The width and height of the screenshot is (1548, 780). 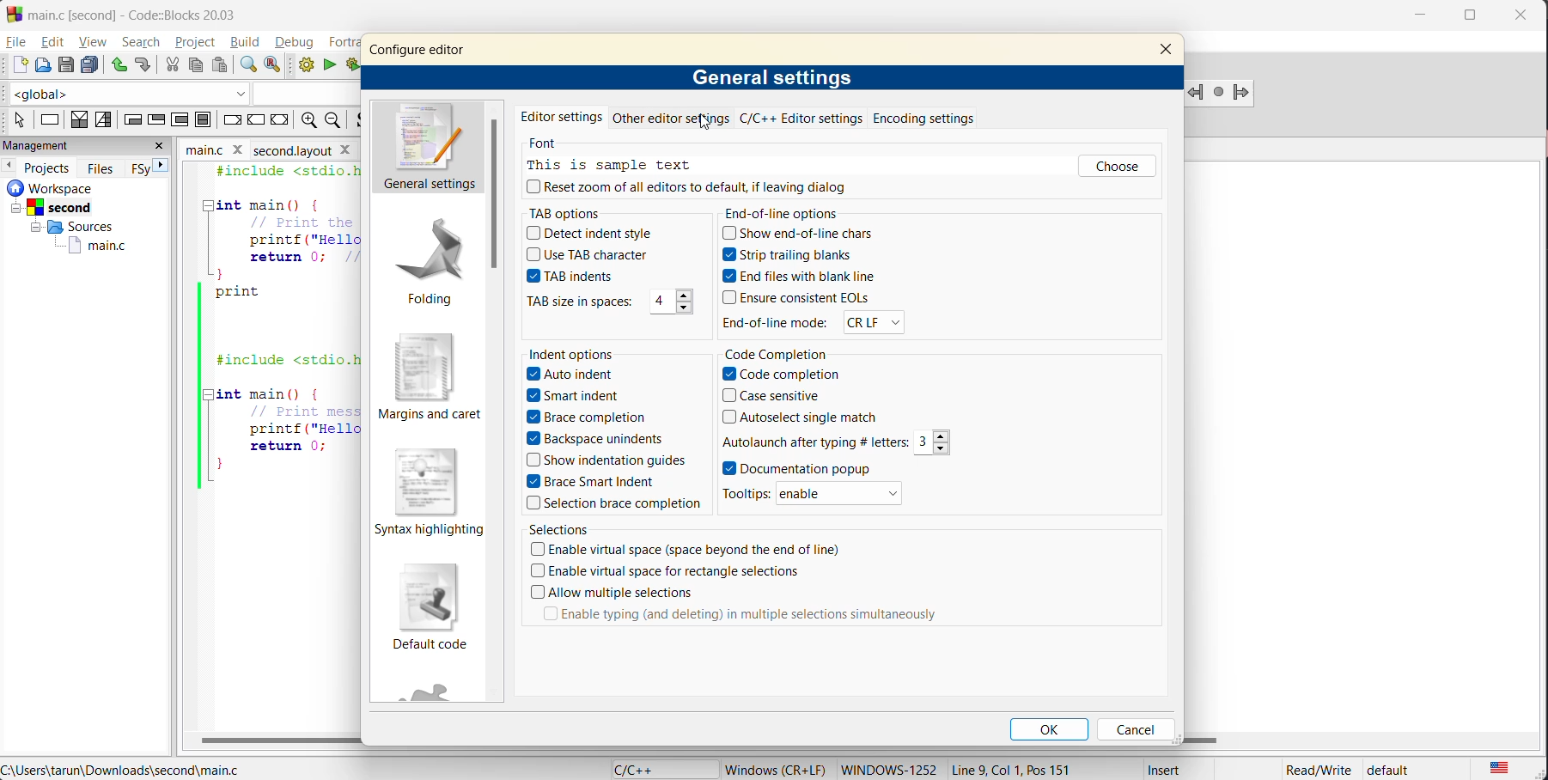 What do you see at coordinates (299, 43) in the screenshot?
I see `debug` at bounding box center [299, 43].